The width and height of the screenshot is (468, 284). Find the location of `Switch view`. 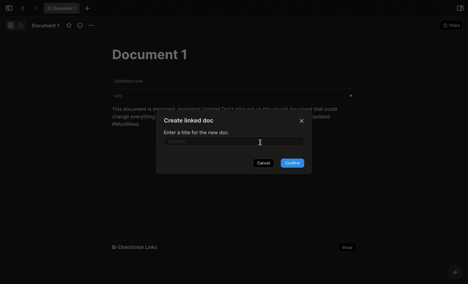

Switch view is located at coordinates (15, 25).